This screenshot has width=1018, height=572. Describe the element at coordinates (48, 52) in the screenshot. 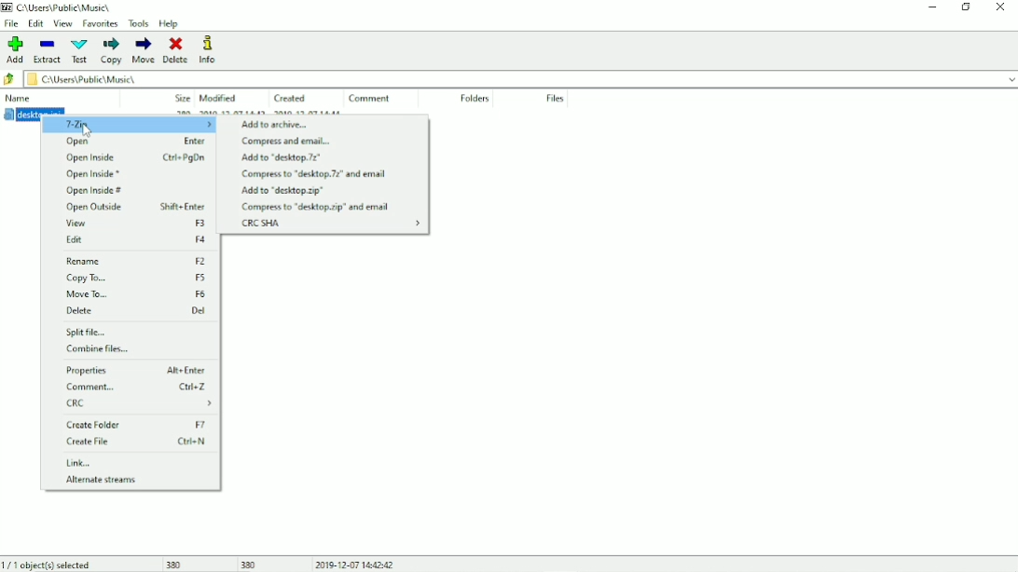

I see `Extract` at that location.